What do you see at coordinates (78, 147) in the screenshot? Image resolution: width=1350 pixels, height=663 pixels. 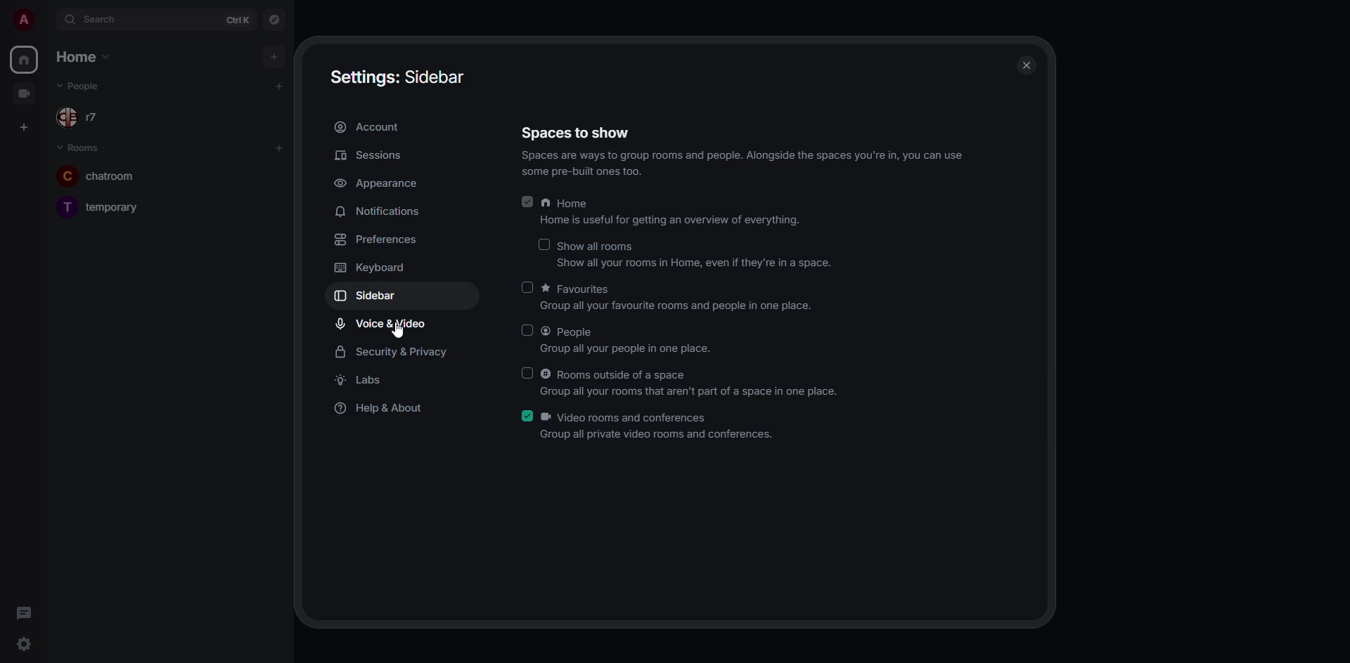 I see `room` at bounding box center [78, 147].